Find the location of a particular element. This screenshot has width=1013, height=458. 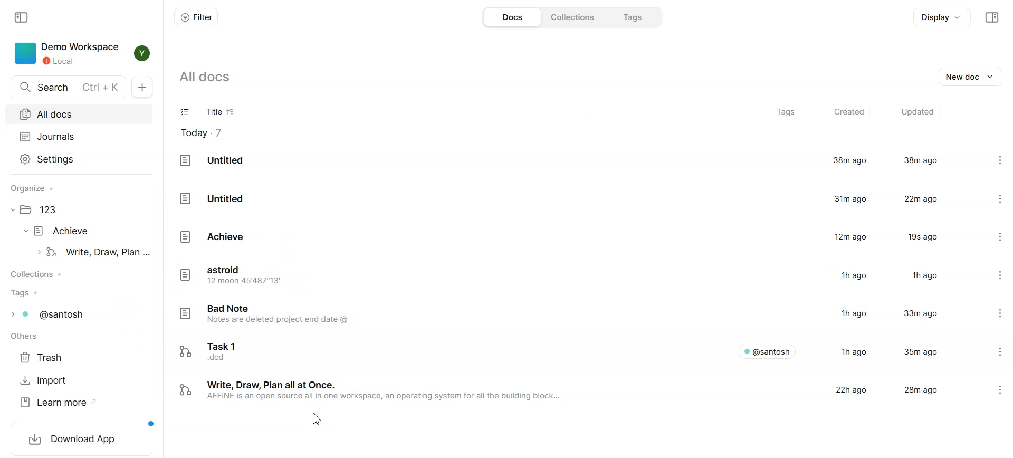

Import is located at coordinates (45, 380).